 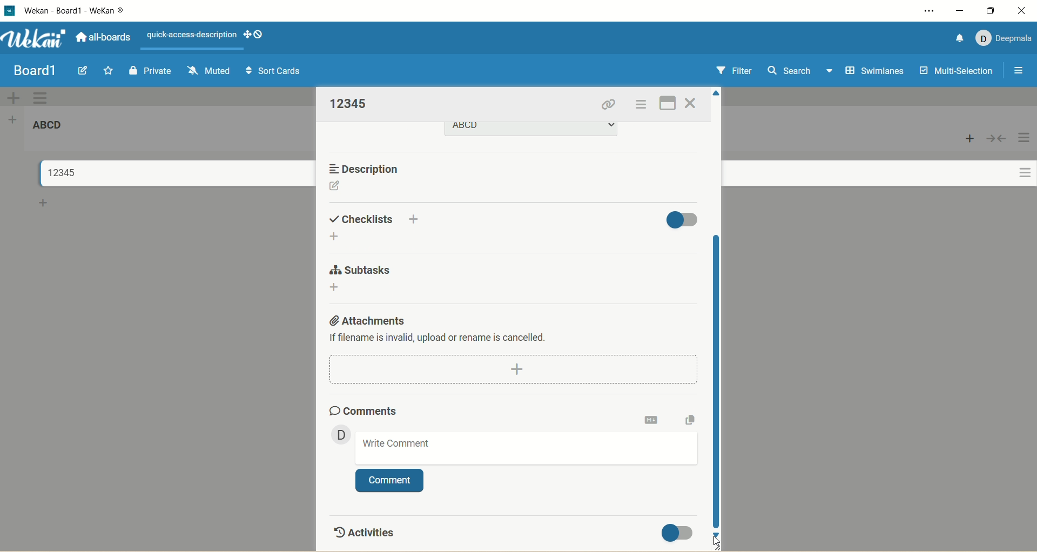 What do you see at coordinates (35, 40) in the screenshot?
I see `wekan` at bounding box center [35, 40].